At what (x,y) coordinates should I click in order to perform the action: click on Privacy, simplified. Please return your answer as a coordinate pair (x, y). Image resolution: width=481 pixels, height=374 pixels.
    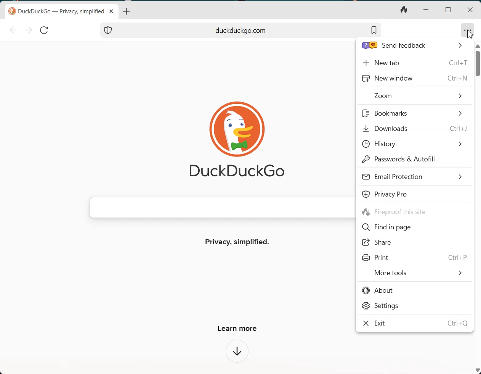
    Looking at the image, I should click on (238, 242).